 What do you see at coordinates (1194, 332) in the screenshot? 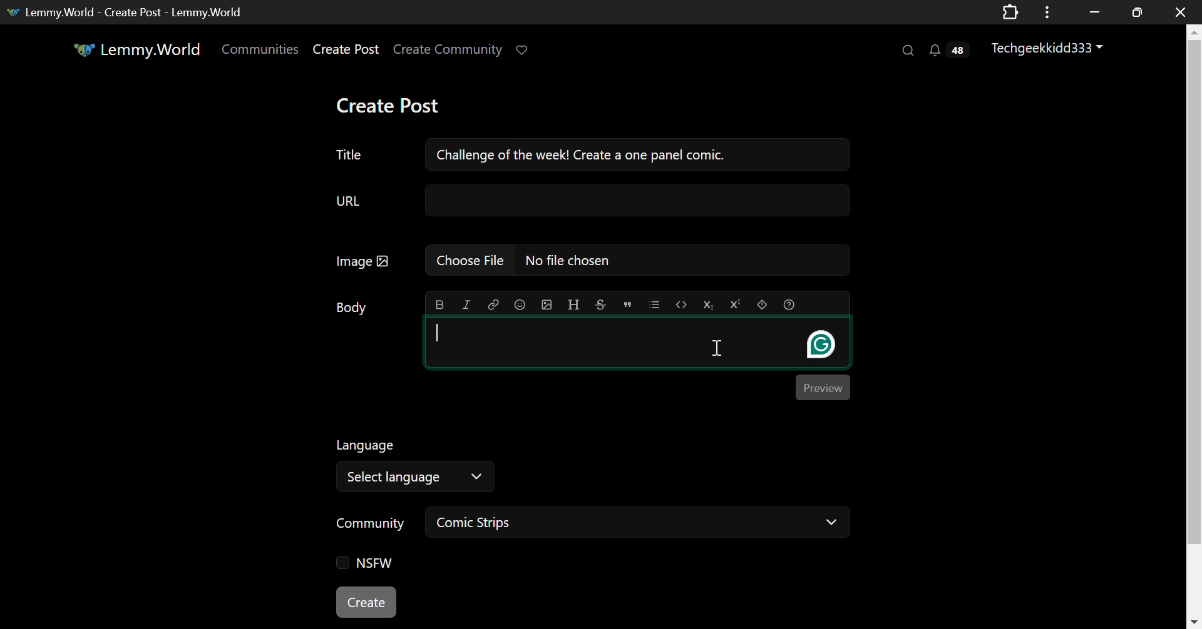
I see `Vertical Scroll Bar` at bounding box center [1194, 332].